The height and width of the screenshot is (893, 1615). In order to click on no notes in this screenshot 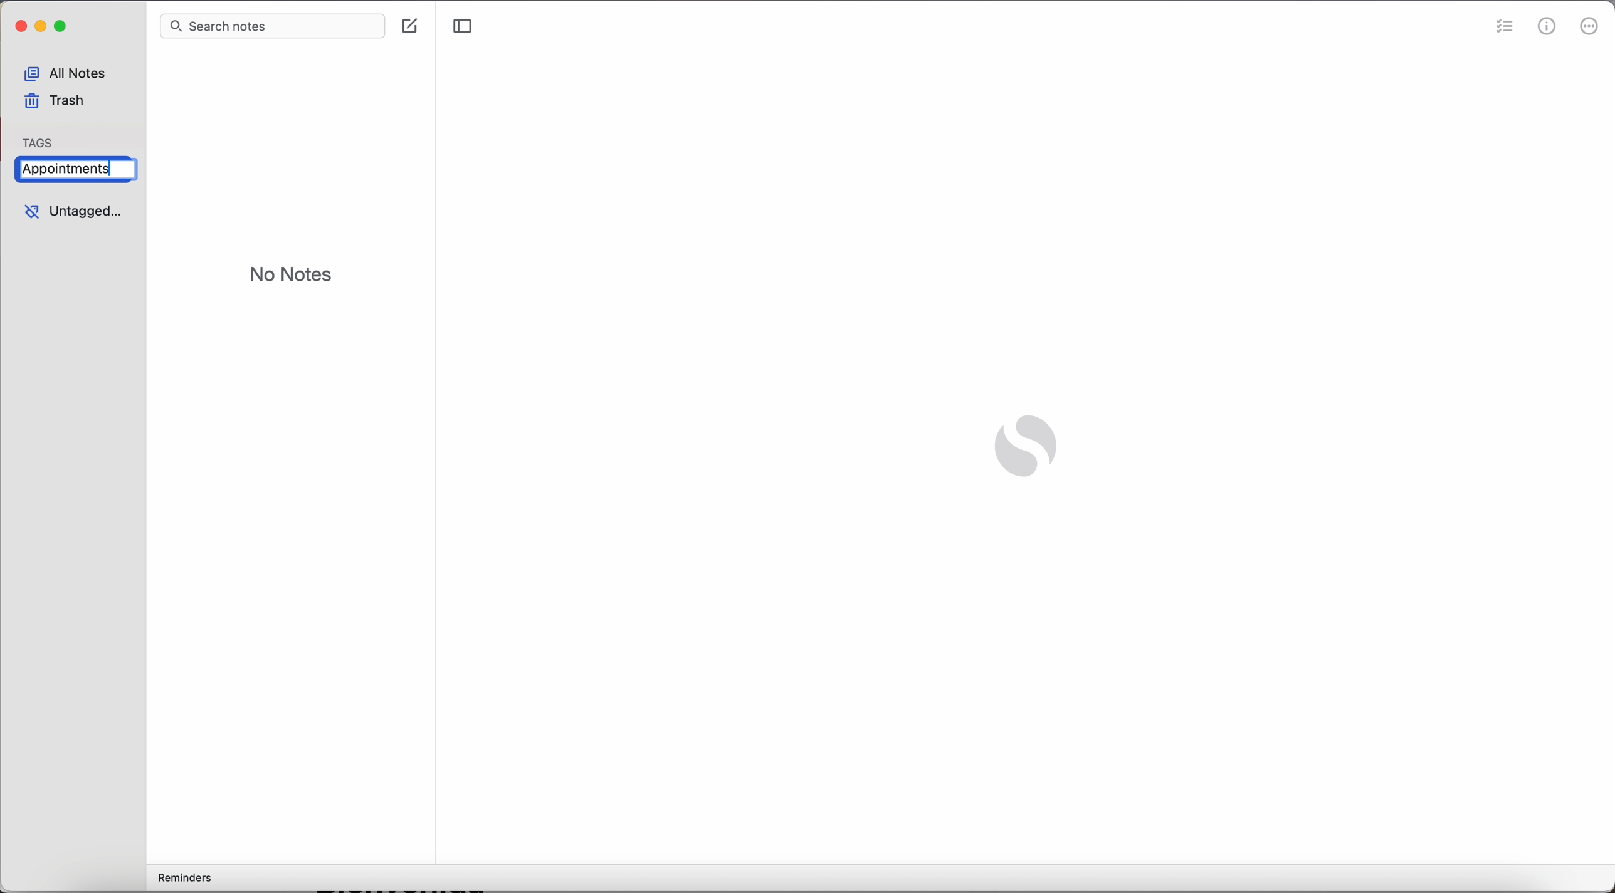, I will do `click(292, 276)`.